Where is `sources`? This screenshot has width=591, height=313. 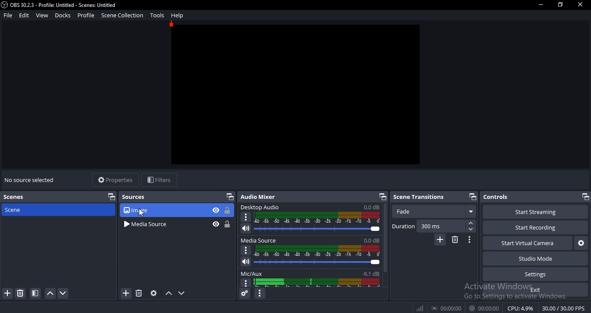 sources is located at coordinates (136, 198).